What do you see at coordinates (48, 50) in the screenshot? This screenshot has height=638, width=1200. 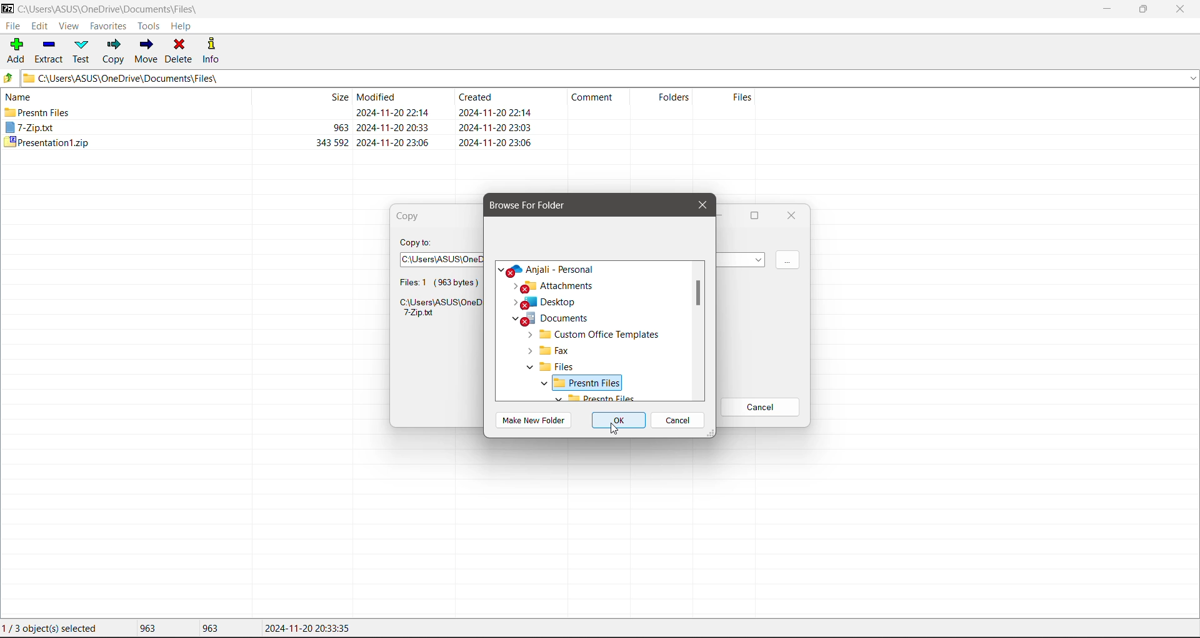 I see `Extract` at bounding box center [48, 50].